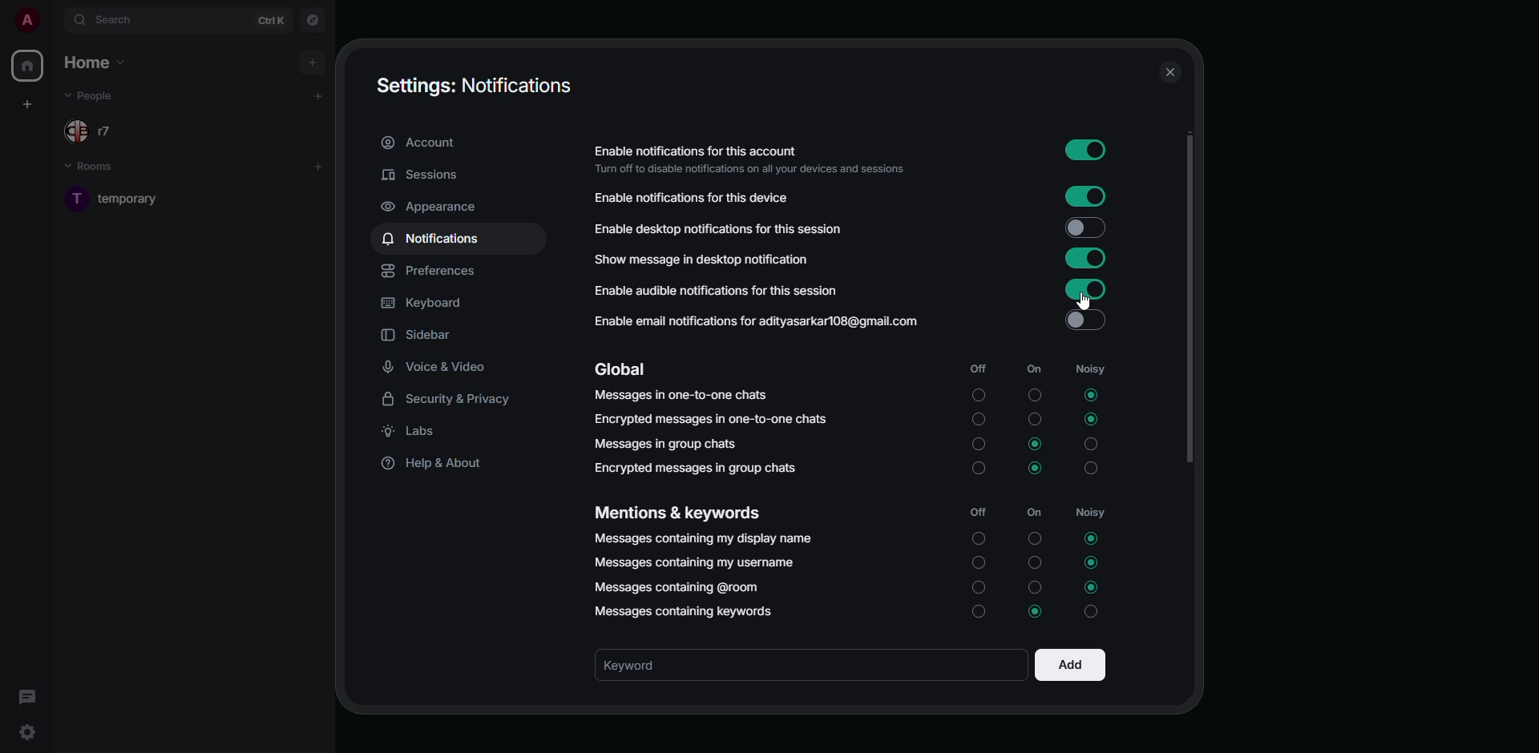 This screenshot has width=1539, height=753. I want to click on click to enable, so click(1085, 320).